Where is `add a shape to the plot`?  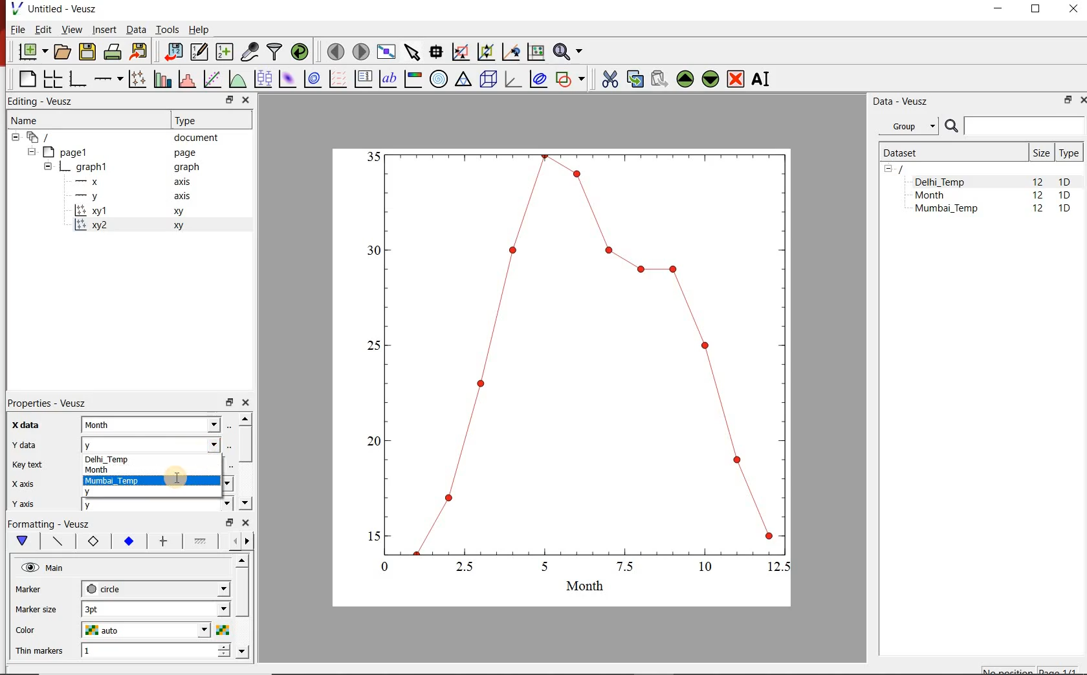 add a shape to the plot is located at coordinates (570, 80).